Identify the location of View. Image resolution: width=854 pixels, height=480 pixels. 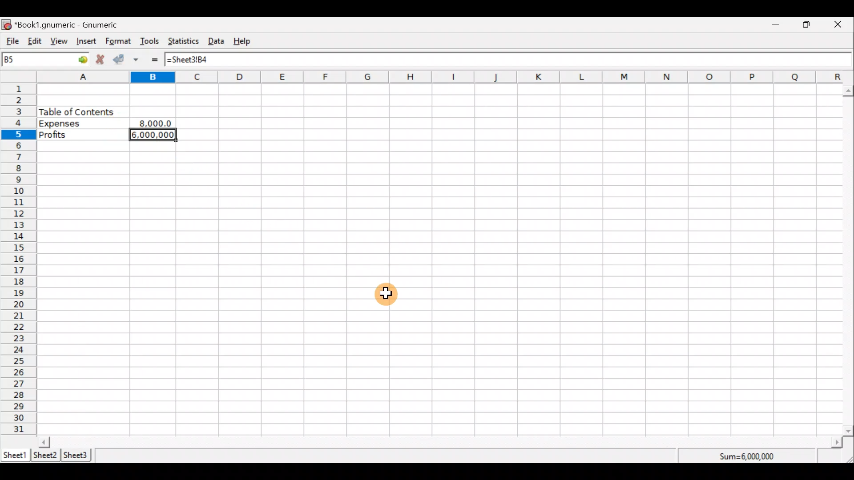
(61, 41).